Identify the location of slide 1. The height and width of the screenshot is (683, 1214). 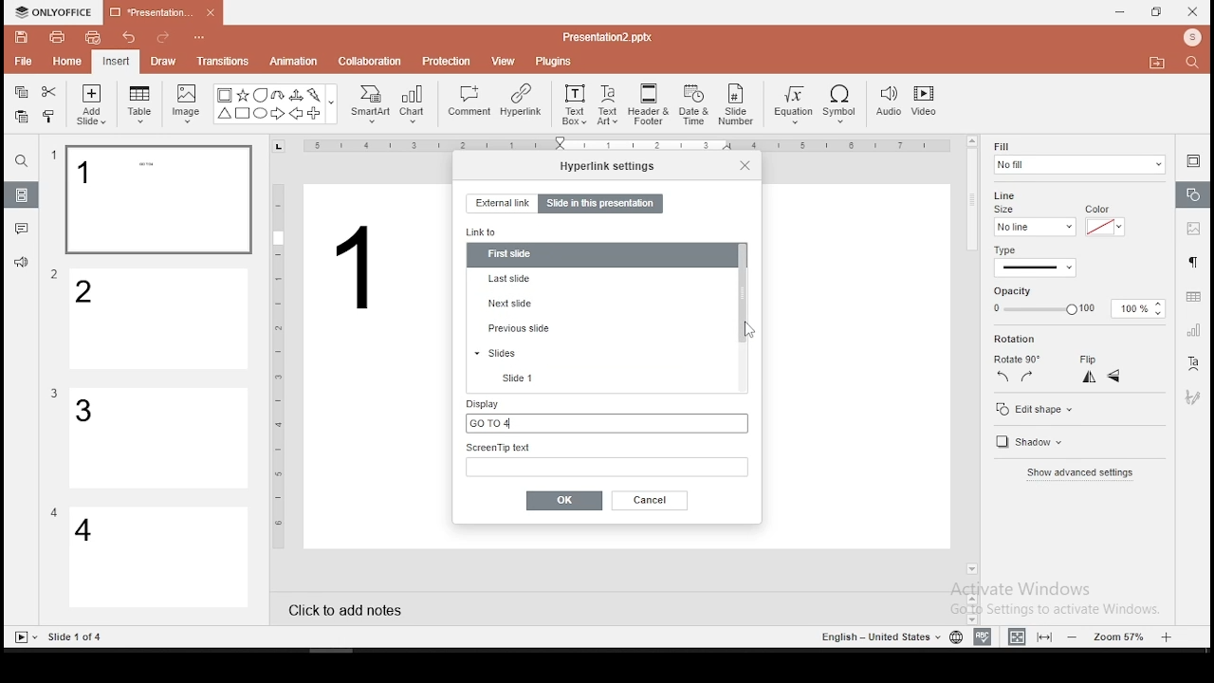
(157, 200).